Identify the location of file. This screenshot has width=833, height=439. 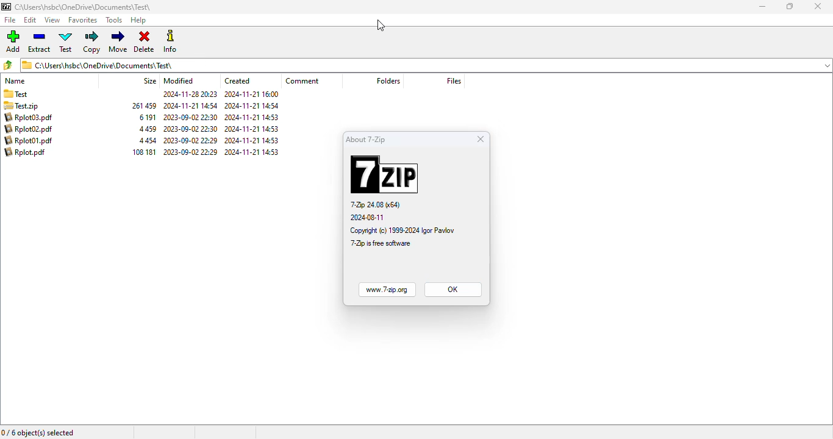
(10, 20).